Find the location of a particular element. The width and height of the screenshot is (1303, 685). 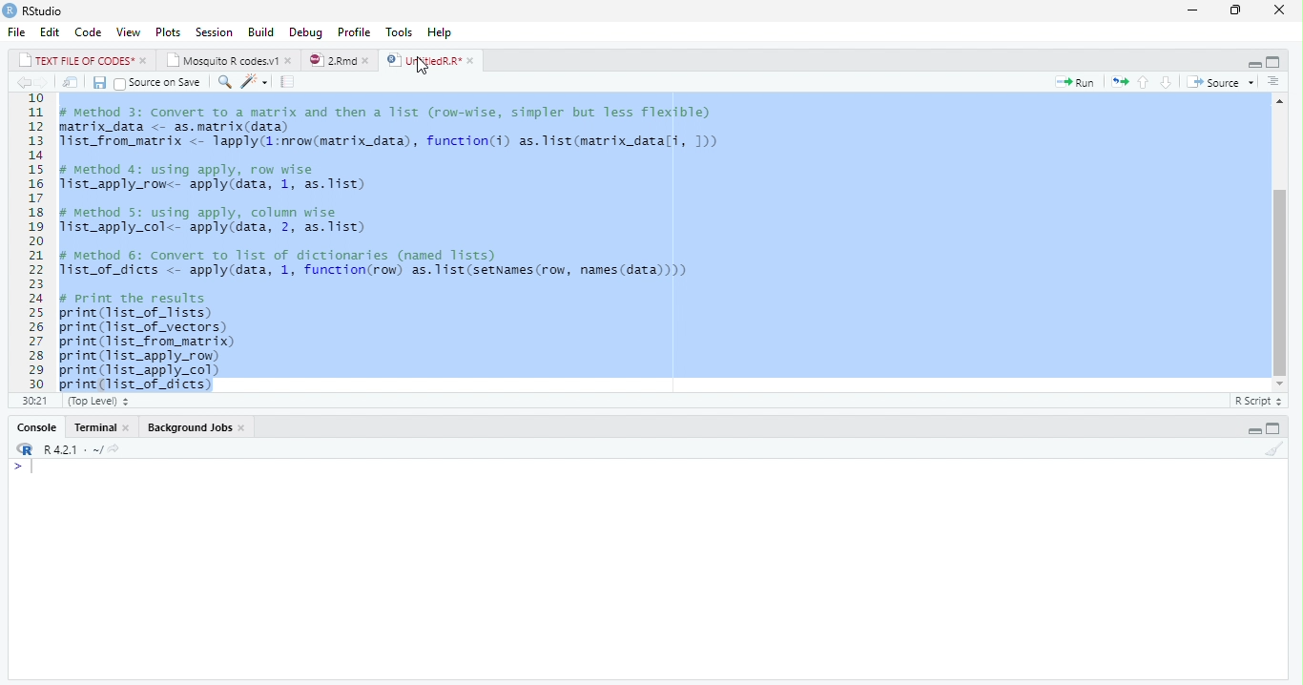

Minimize is located at coordinates (1193, 10).